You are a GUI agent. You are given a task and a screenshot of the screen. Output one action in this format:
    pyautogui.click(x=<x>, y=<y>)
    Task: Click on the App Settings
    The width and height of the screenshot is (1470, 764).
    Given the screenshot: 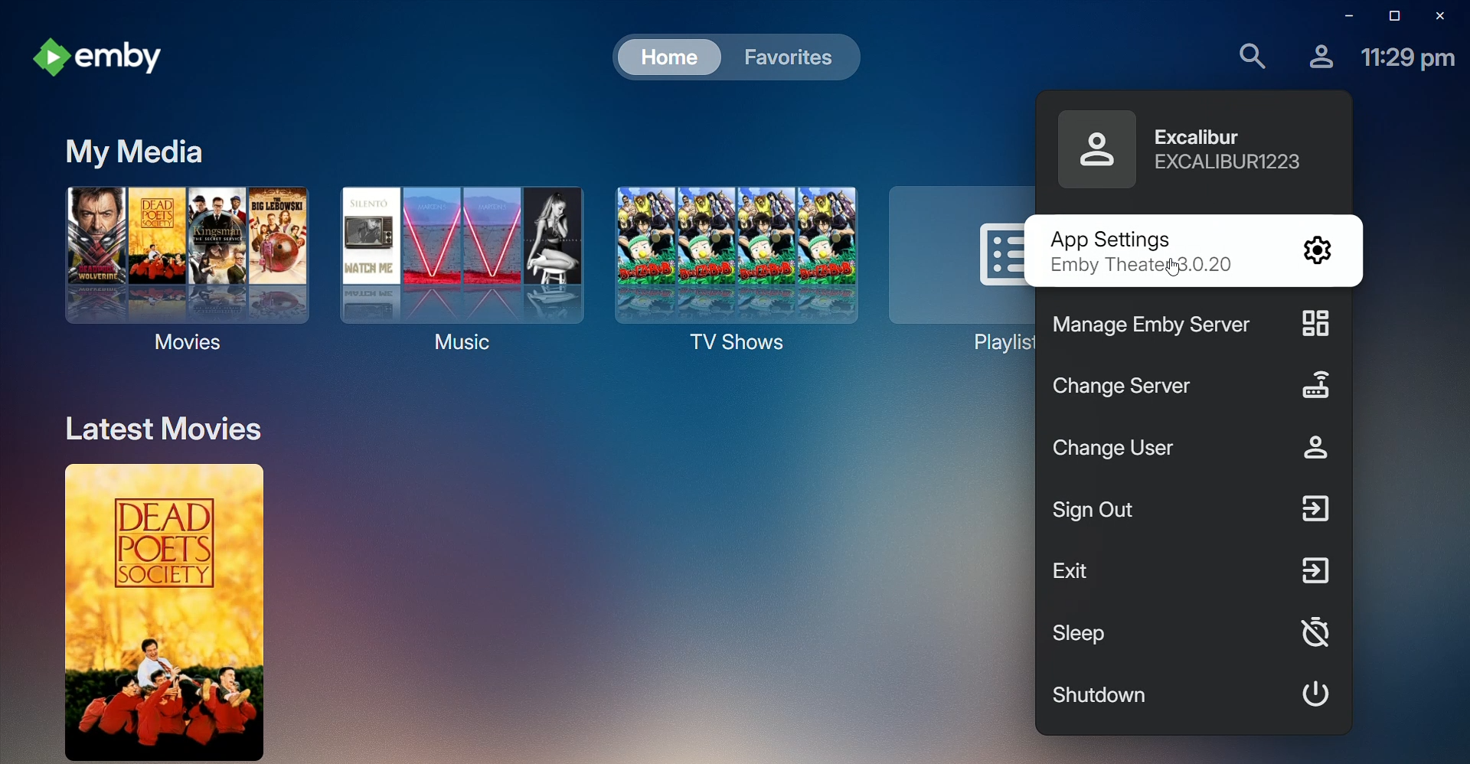 What is the action you would take?
    pyautogui.click(x=1196, y=250)
    